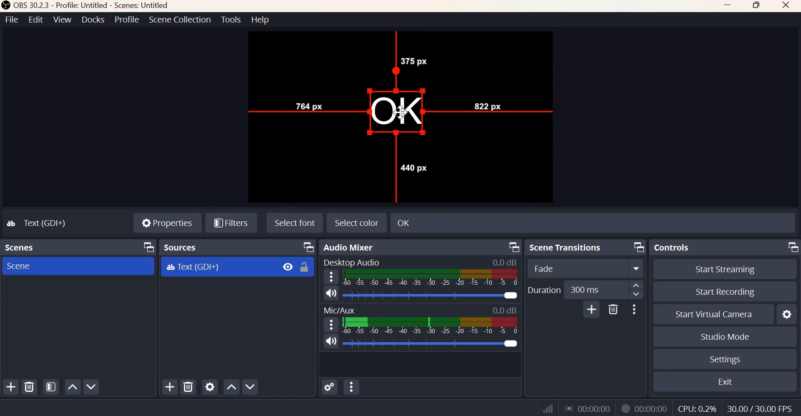 The image size is (801, 416). I want to click on Connection Status Indicator, so click(548, 407).